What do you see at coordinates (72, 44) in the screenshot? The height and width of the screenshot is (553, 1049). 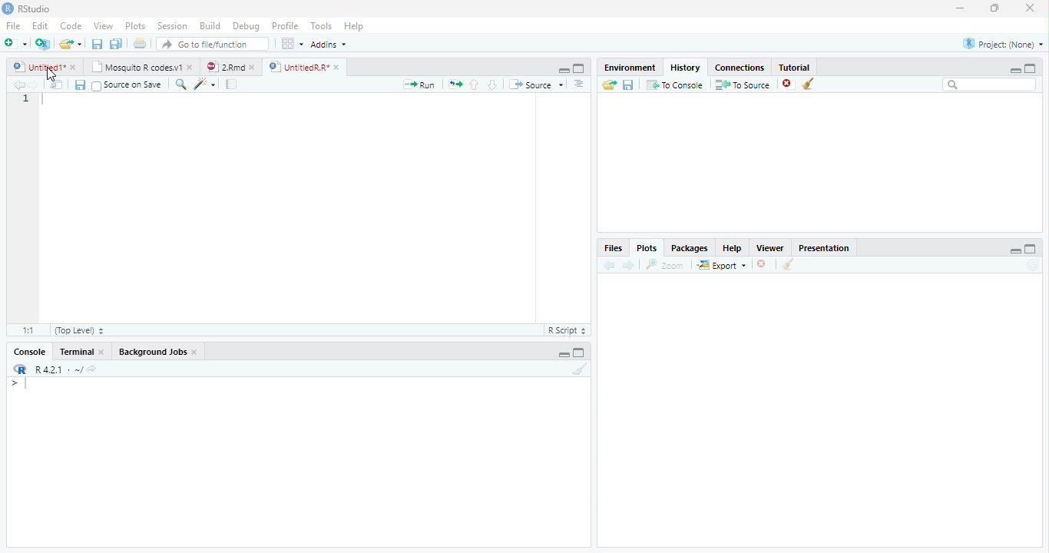 I see `Open an existing file` at bounding box center [72, 44].